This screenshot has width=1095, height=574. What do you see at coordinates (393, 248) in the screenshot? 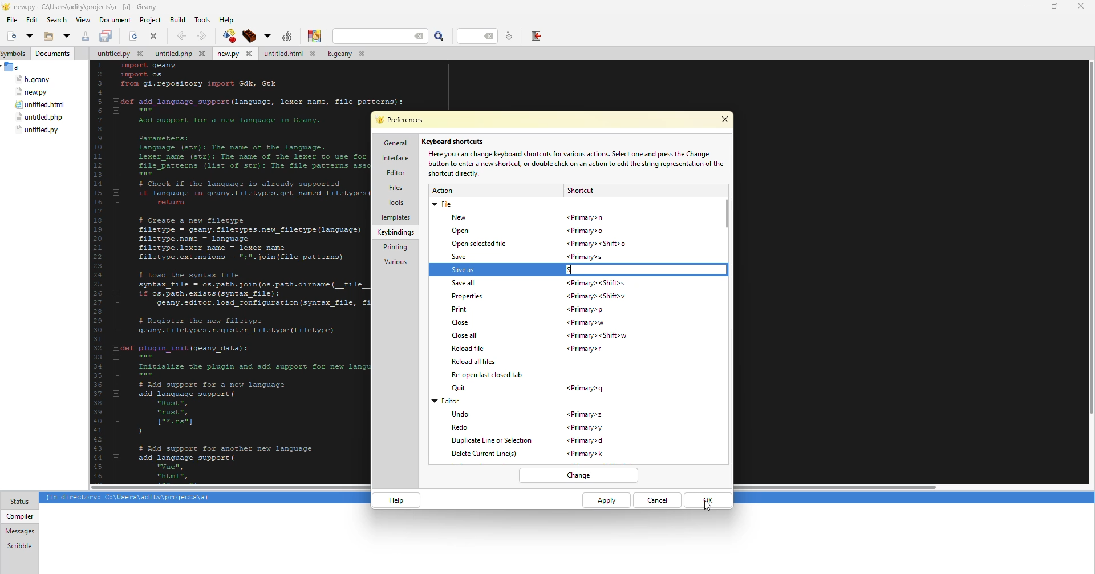
I see `printing` at bounding box center [393, 248].